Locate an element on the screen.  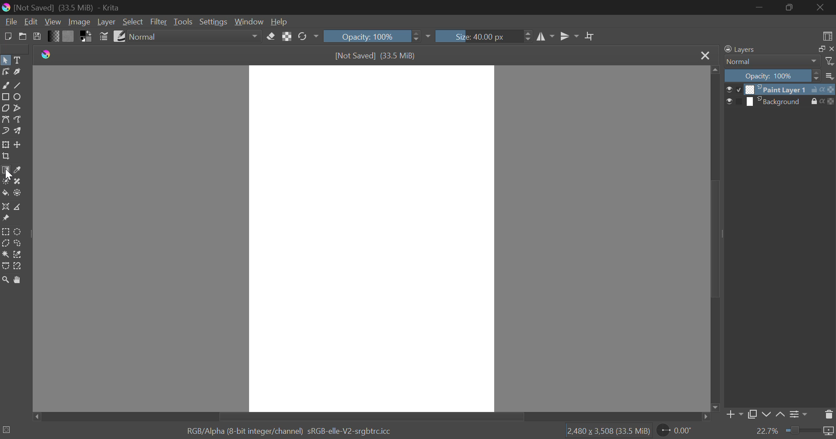
Similar Color Selection is located at coordinates (18, 255).